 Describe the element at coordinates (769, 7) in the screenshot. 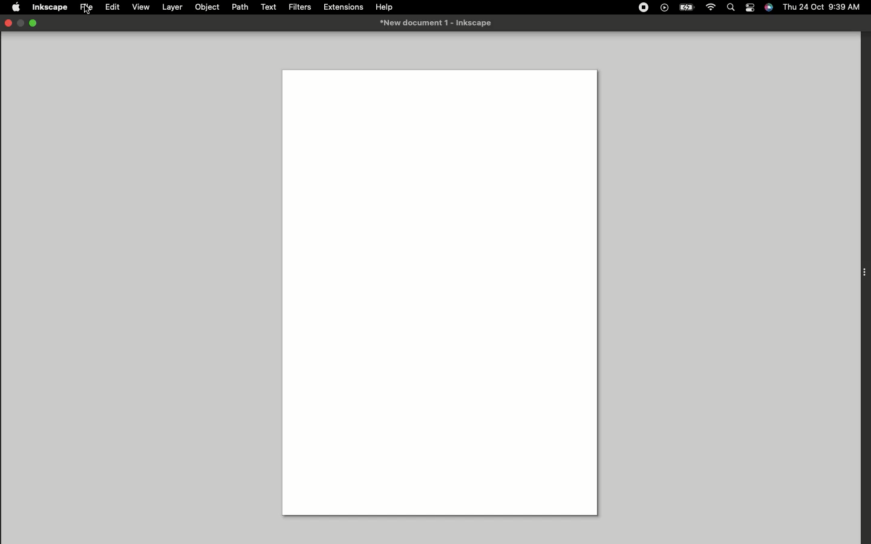

I see `Voice control` at that location.